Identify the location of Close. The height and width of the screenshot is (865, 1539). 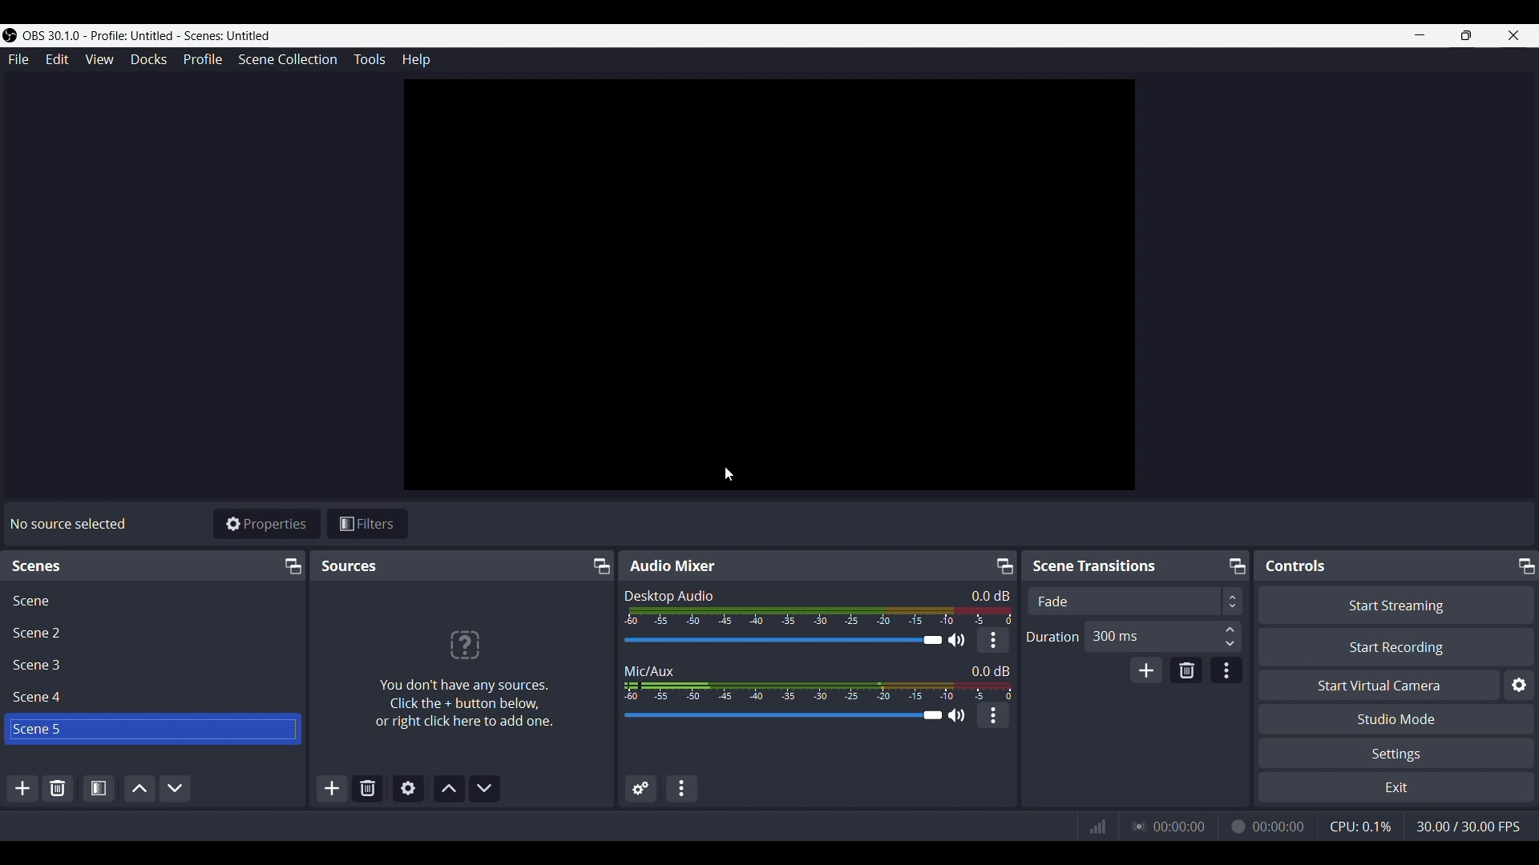
(1517, 35).